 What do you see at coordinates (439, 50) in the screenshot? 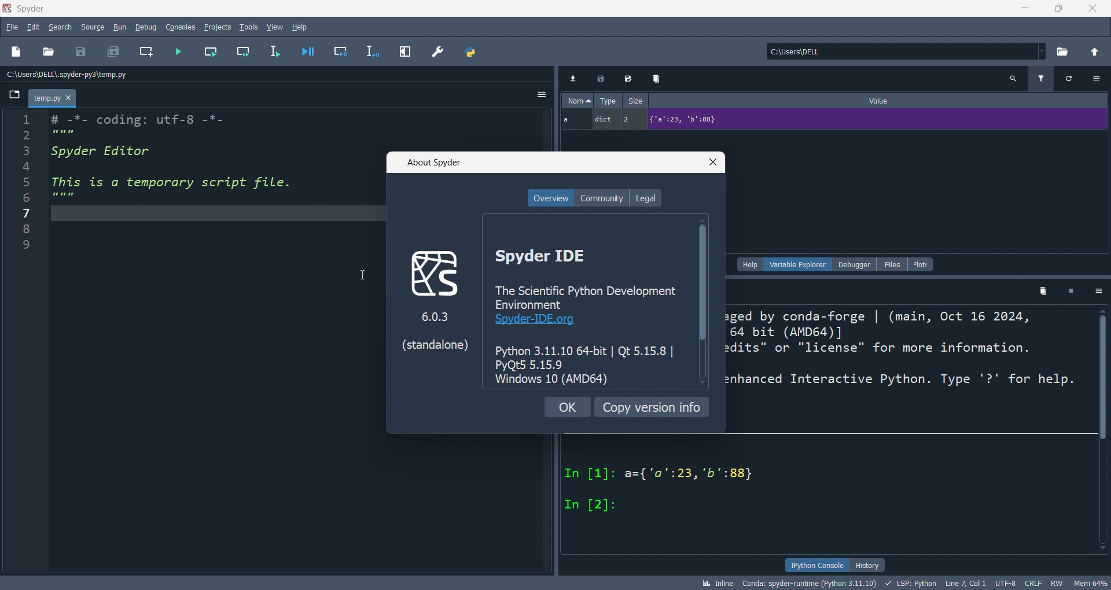
I see `preferences` at bounding box center [439, 50].